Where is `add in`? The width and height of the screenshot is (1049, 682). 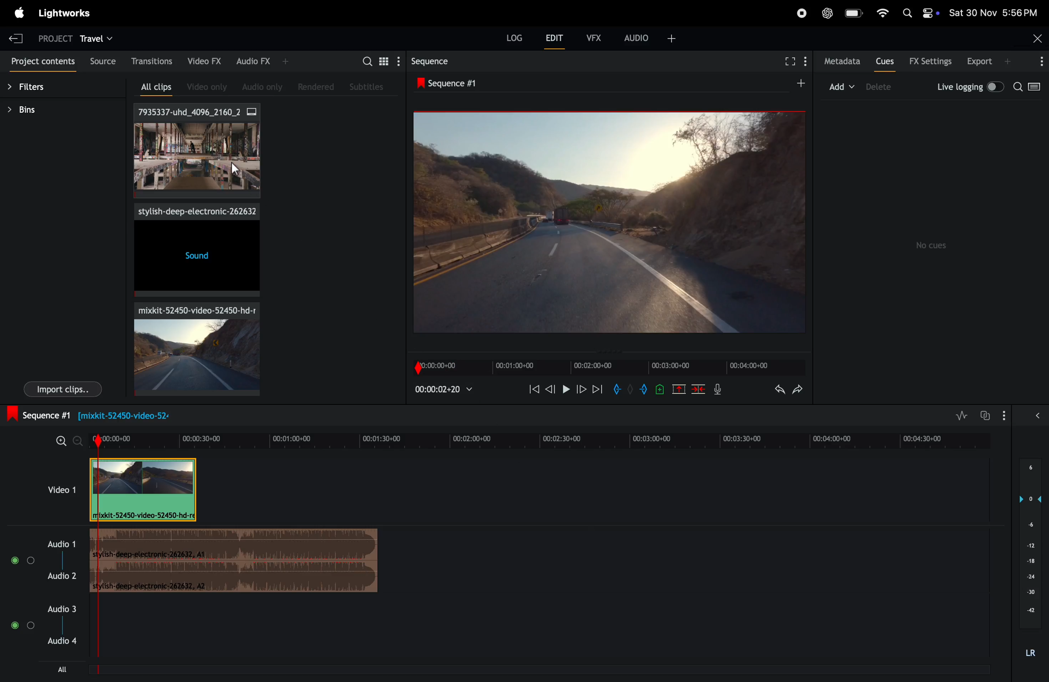 add in is located at coordinates (617, 389).